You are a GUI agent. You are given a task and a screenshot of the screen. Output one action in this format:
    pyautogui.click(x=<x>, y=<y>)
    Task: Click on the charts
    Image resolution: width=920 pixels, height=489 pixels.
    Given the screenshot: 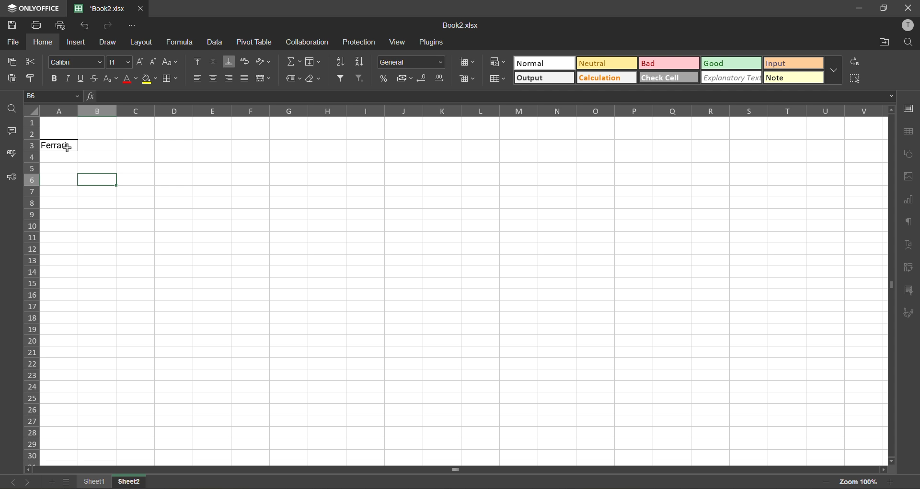 What is the action you would take?
    pyautogui.click(x=908, y=200)
    